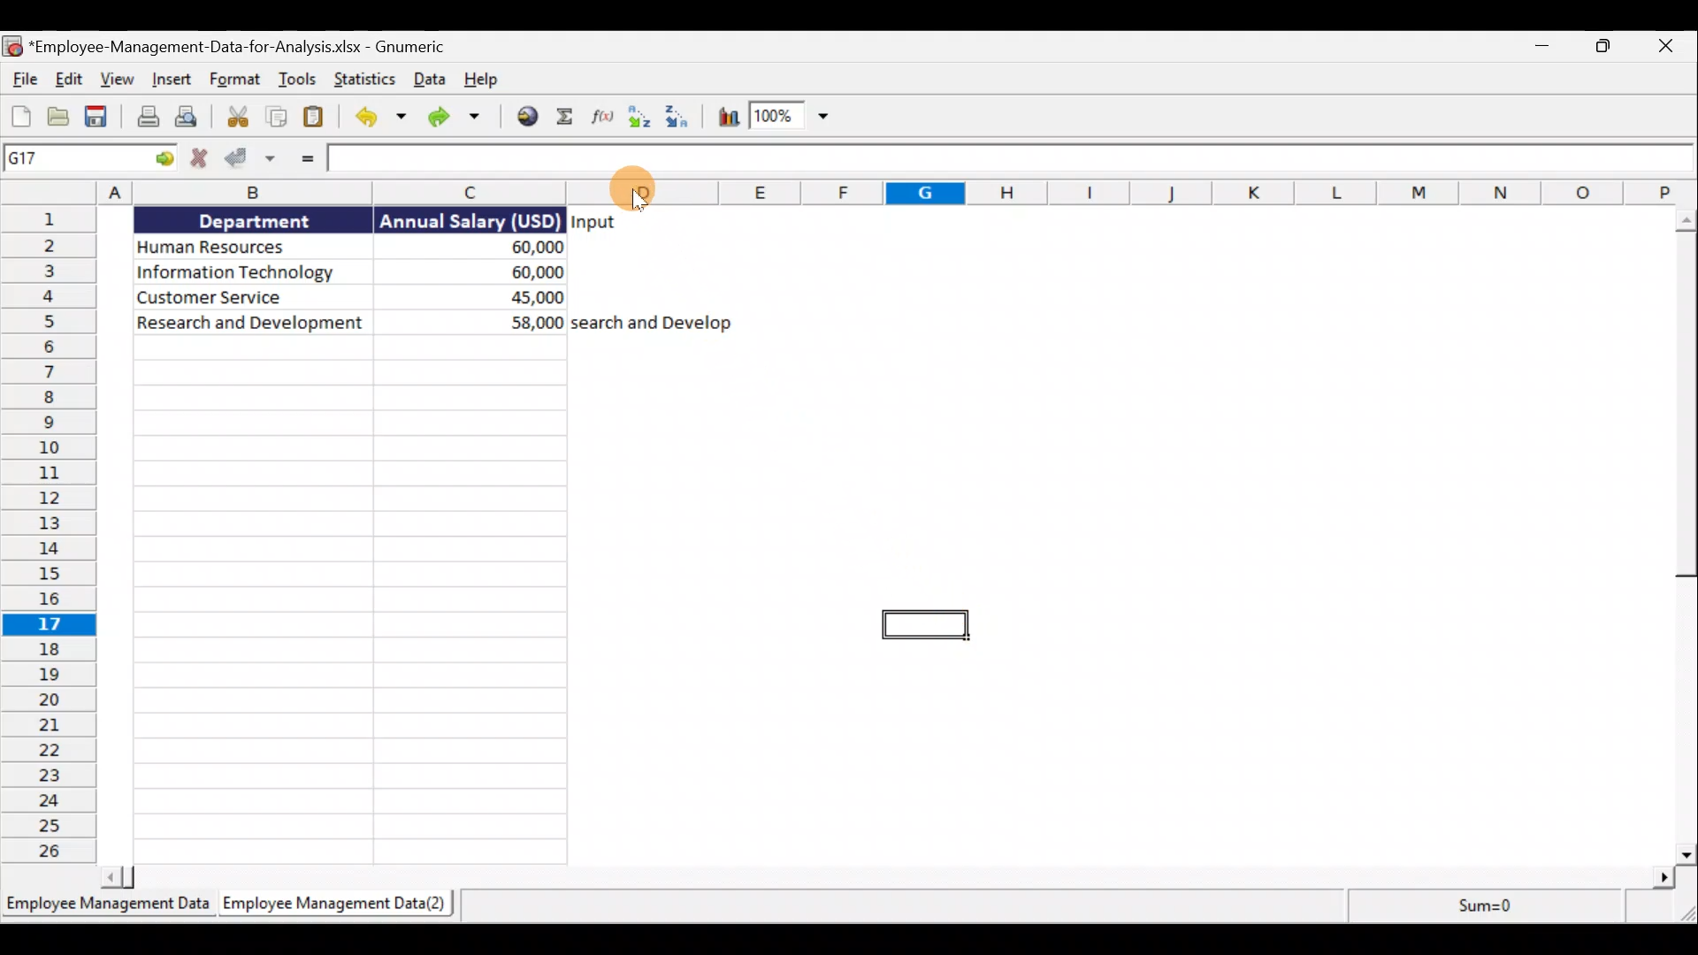 The height and width of the screenshot is (955, 1698). What do you see at coordinates (365, 79) in the screenshot?
I see `Statistics` at bounding box center [365, 79].